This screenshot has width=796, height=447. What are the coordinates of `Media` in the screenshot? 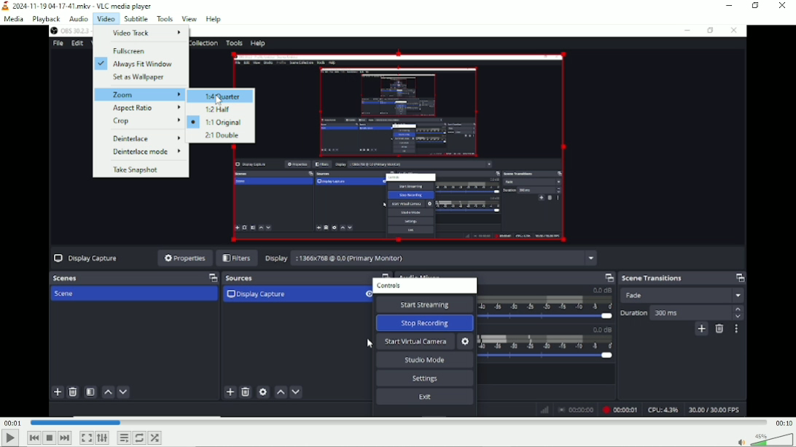 It's located at (13, 20).